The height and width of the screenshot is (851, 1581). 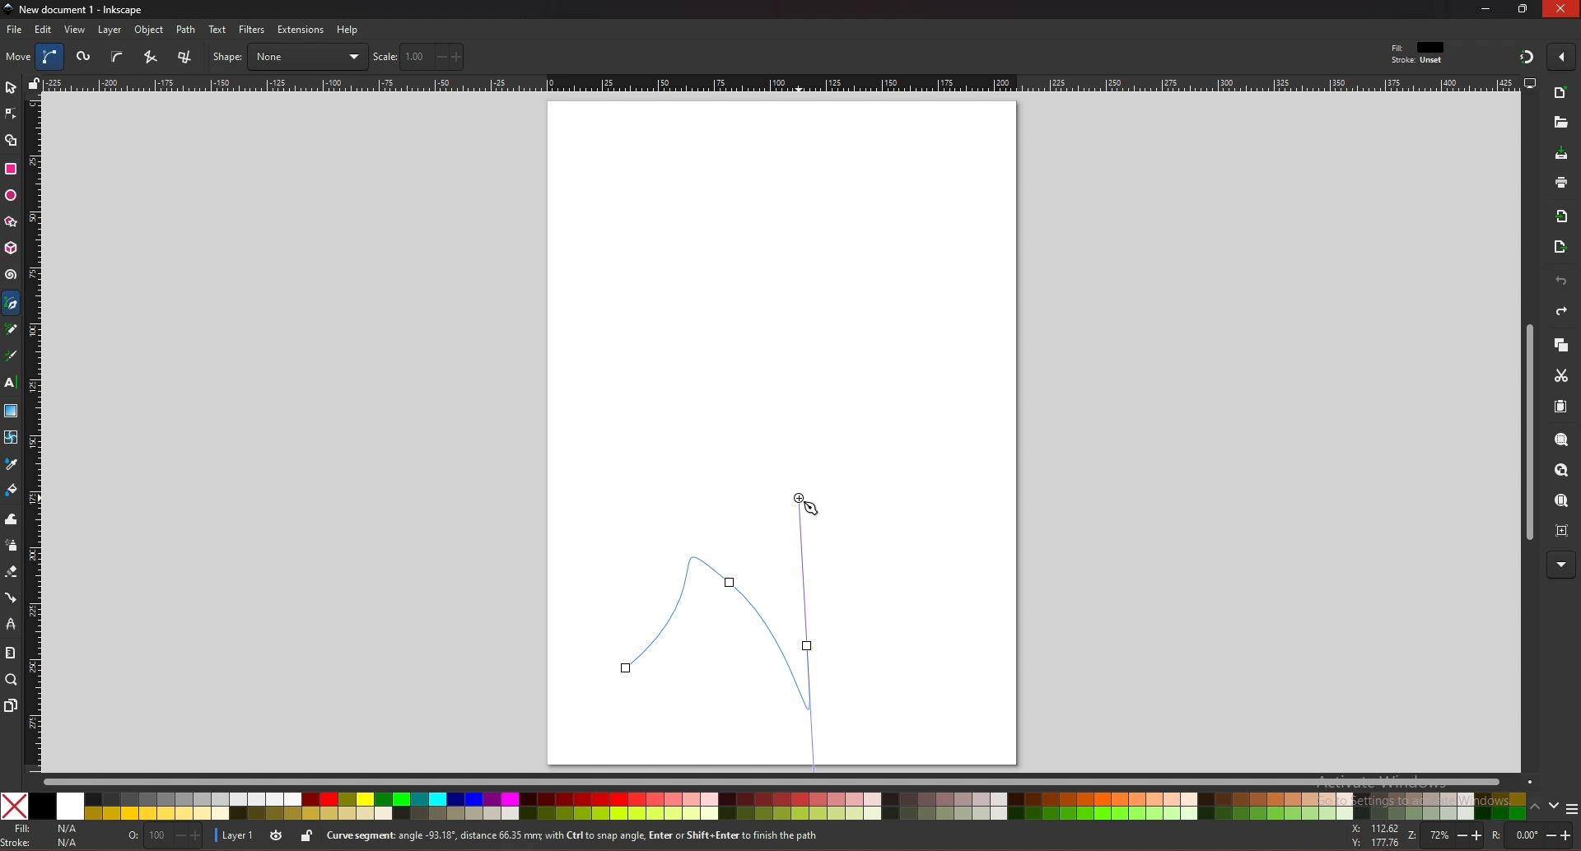 I want to click on import, so click(x=1565, y=216).